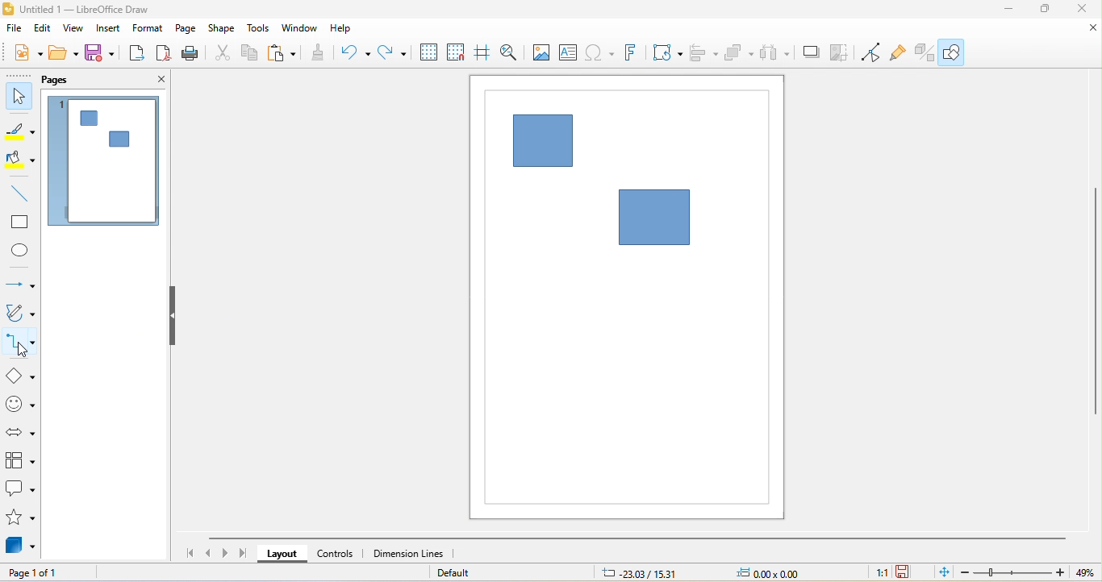 The height and width of the screenshot is (582, 1102). What do you see at coordinates (27, 54) in the screenshot?
I see `new` at bounding box center [27, 54].